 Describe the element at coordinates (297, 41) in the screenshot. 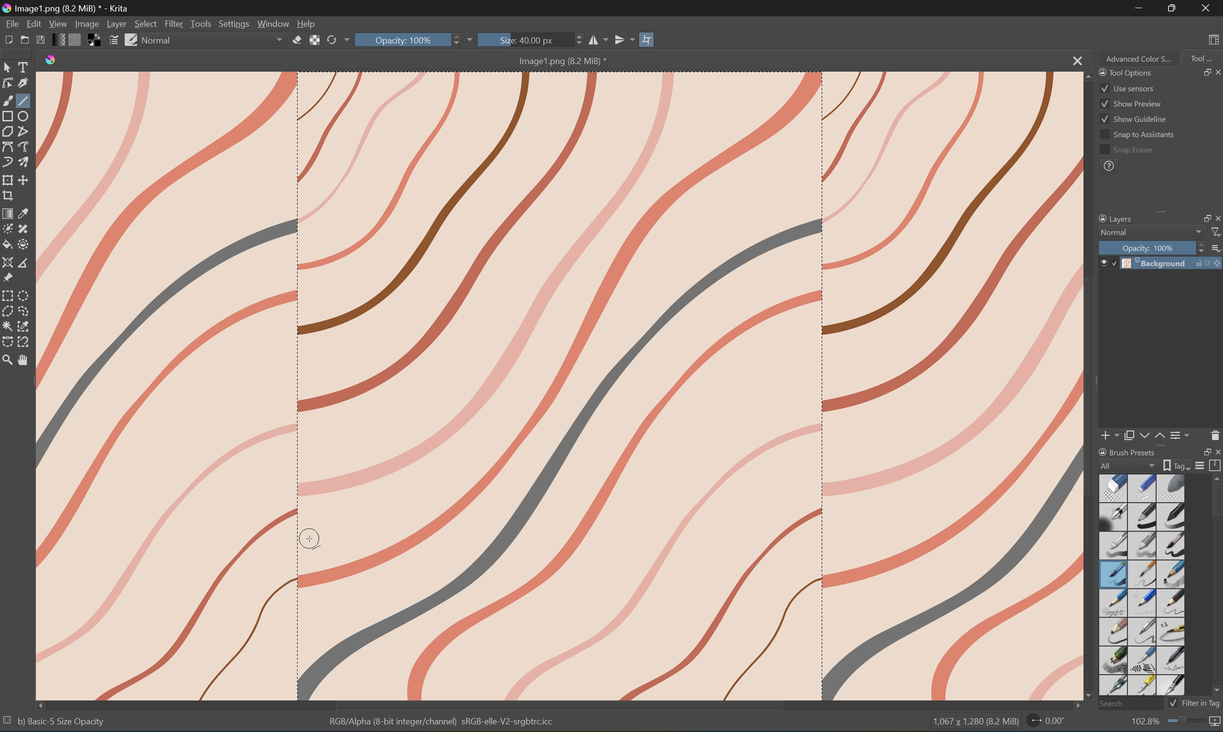

I see `Set eraser mode` at that location.